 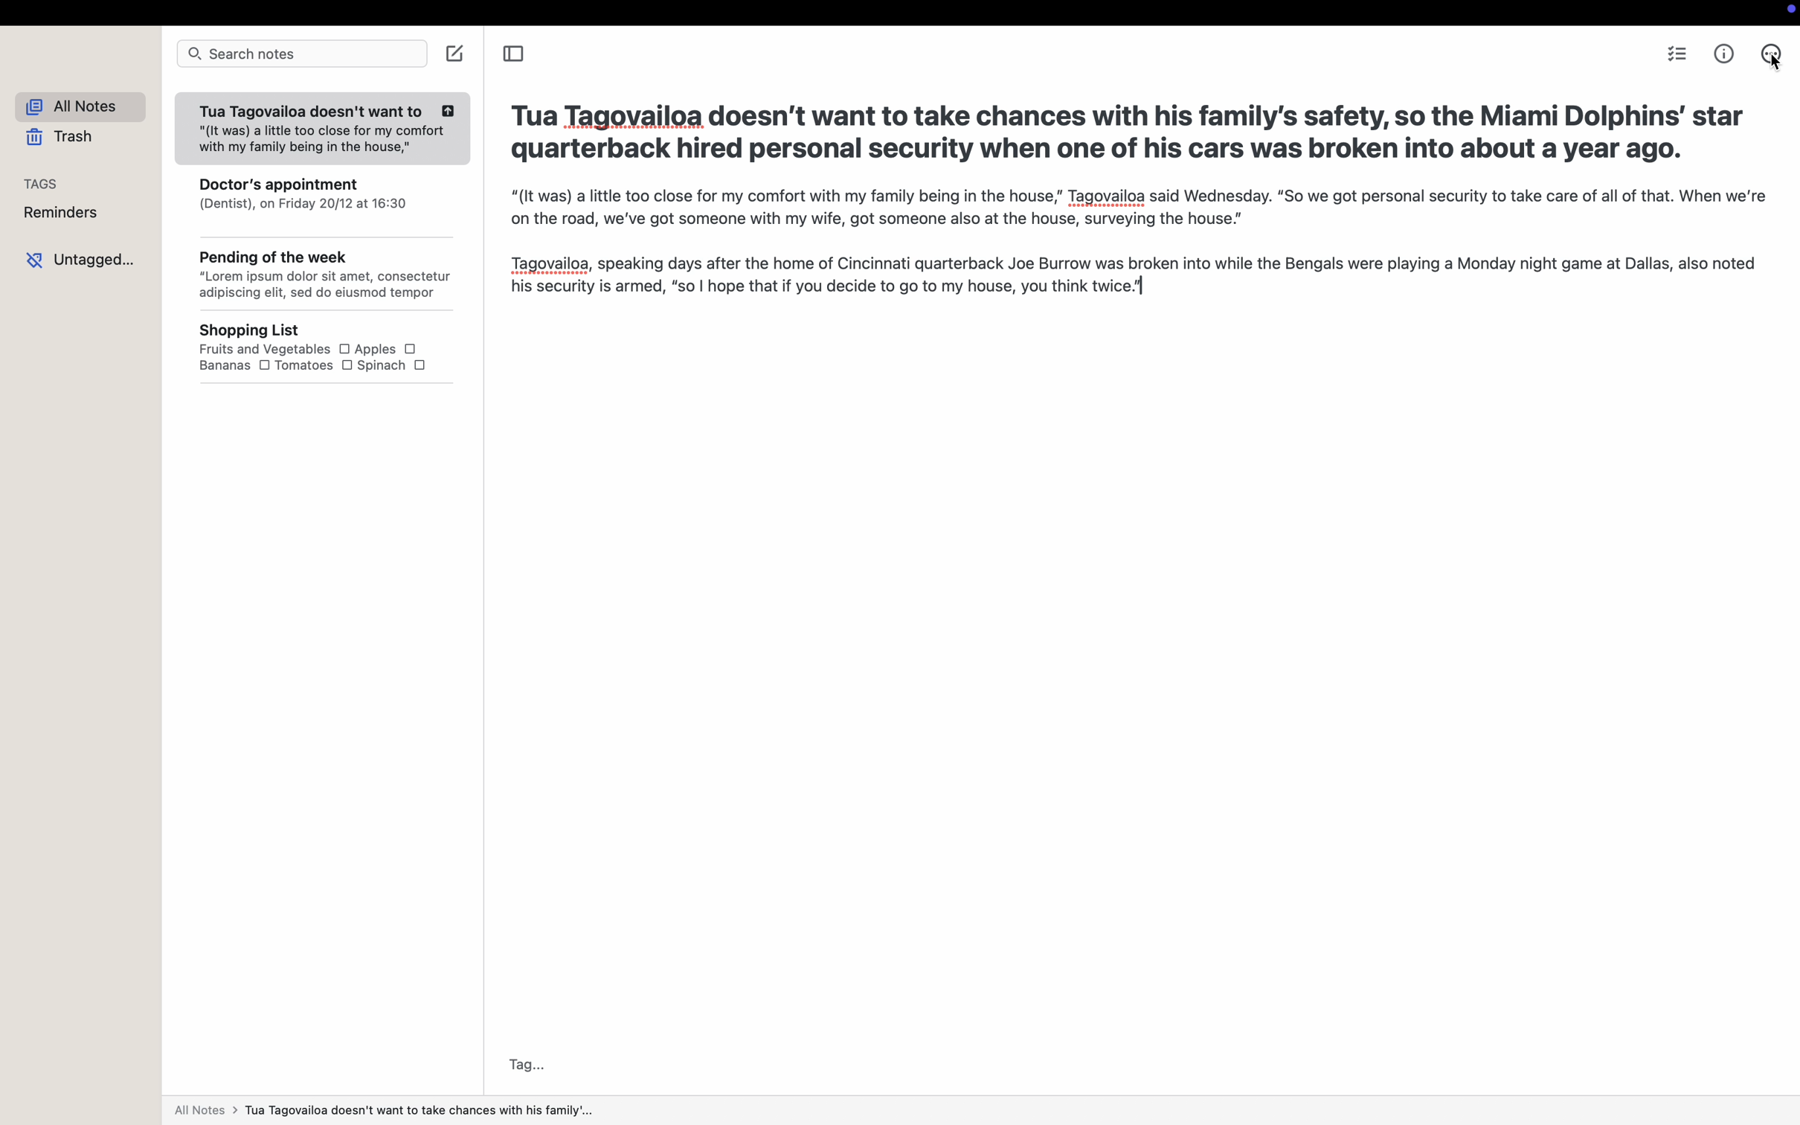 I want to click on Shopping List Fruits and Vegetables O Apples OBananas O Tomatoes O Spinach O, so click(x=317, y=355).